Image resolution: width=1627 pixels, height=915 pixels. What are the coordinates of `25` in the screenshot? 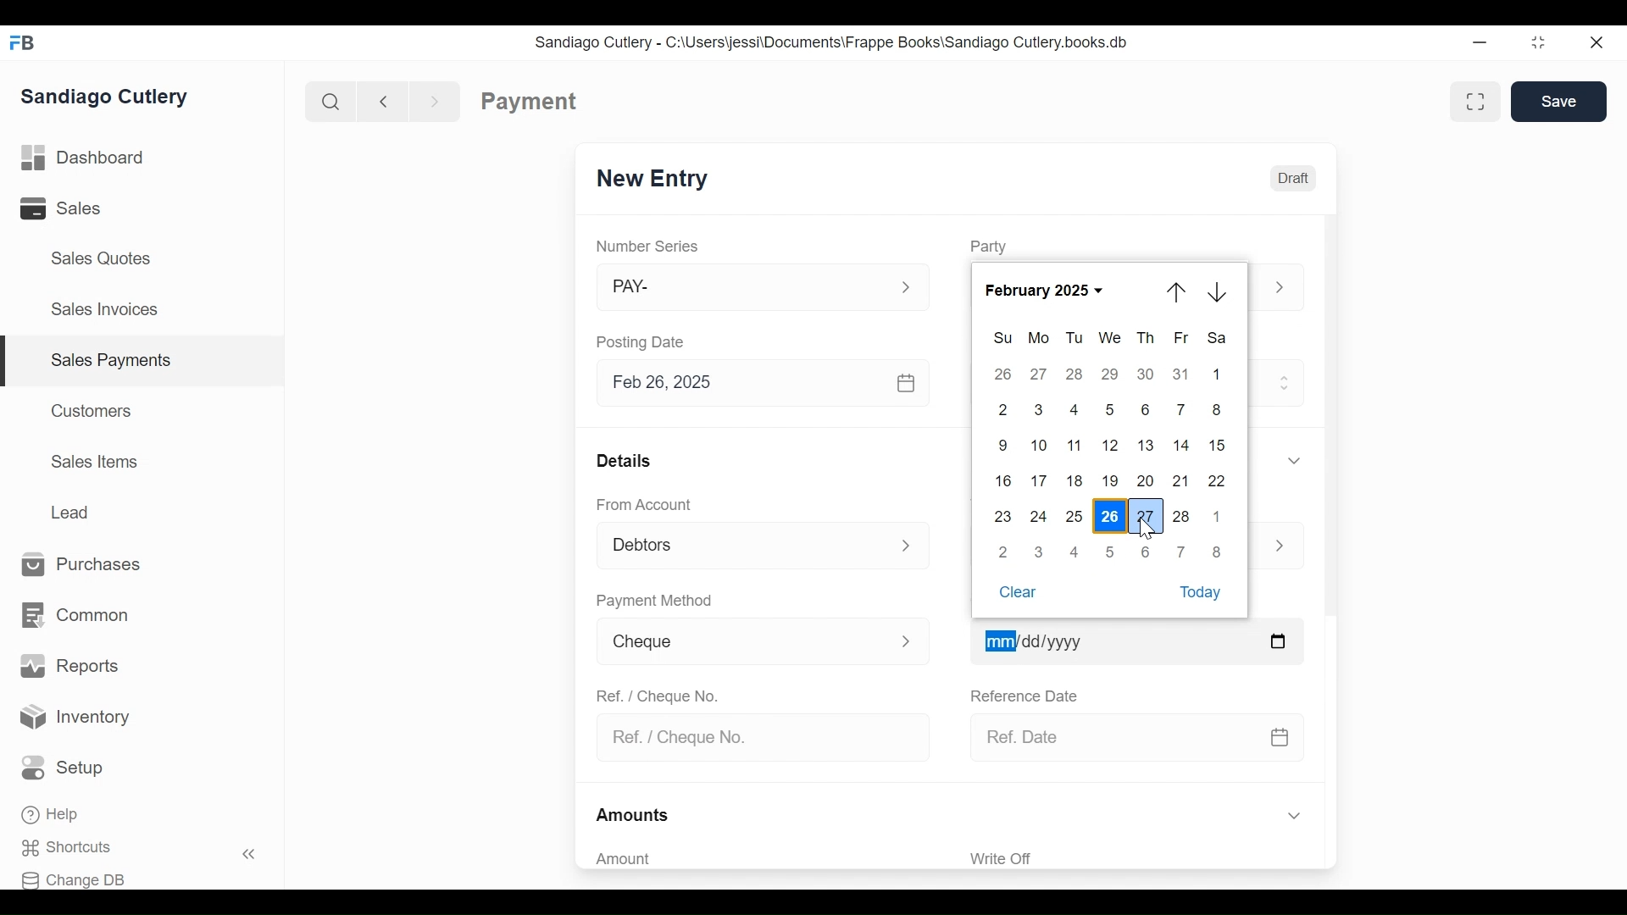 It's located at (1075, 515).